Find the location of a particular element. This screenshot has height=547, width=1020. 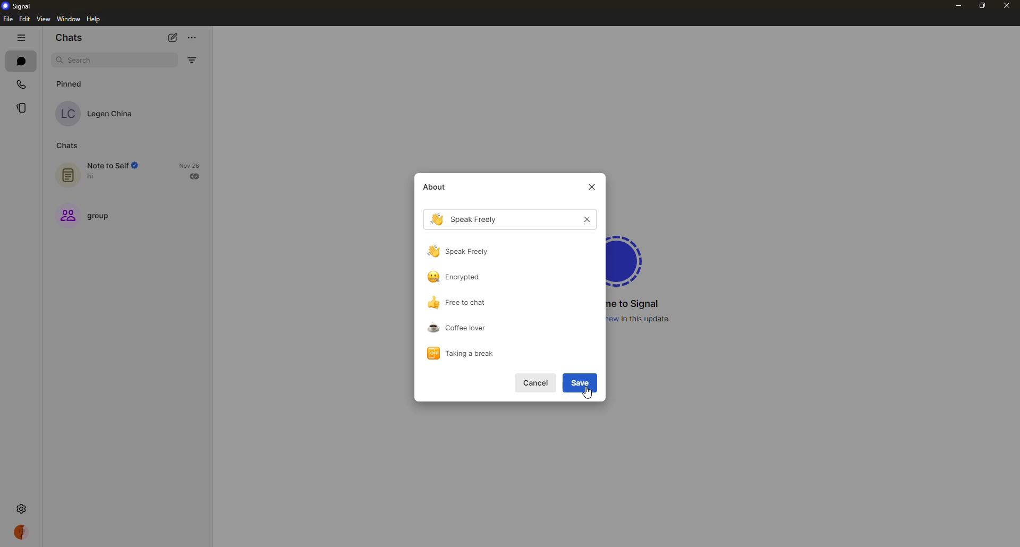

cancel is located at coordinates (537, 383).